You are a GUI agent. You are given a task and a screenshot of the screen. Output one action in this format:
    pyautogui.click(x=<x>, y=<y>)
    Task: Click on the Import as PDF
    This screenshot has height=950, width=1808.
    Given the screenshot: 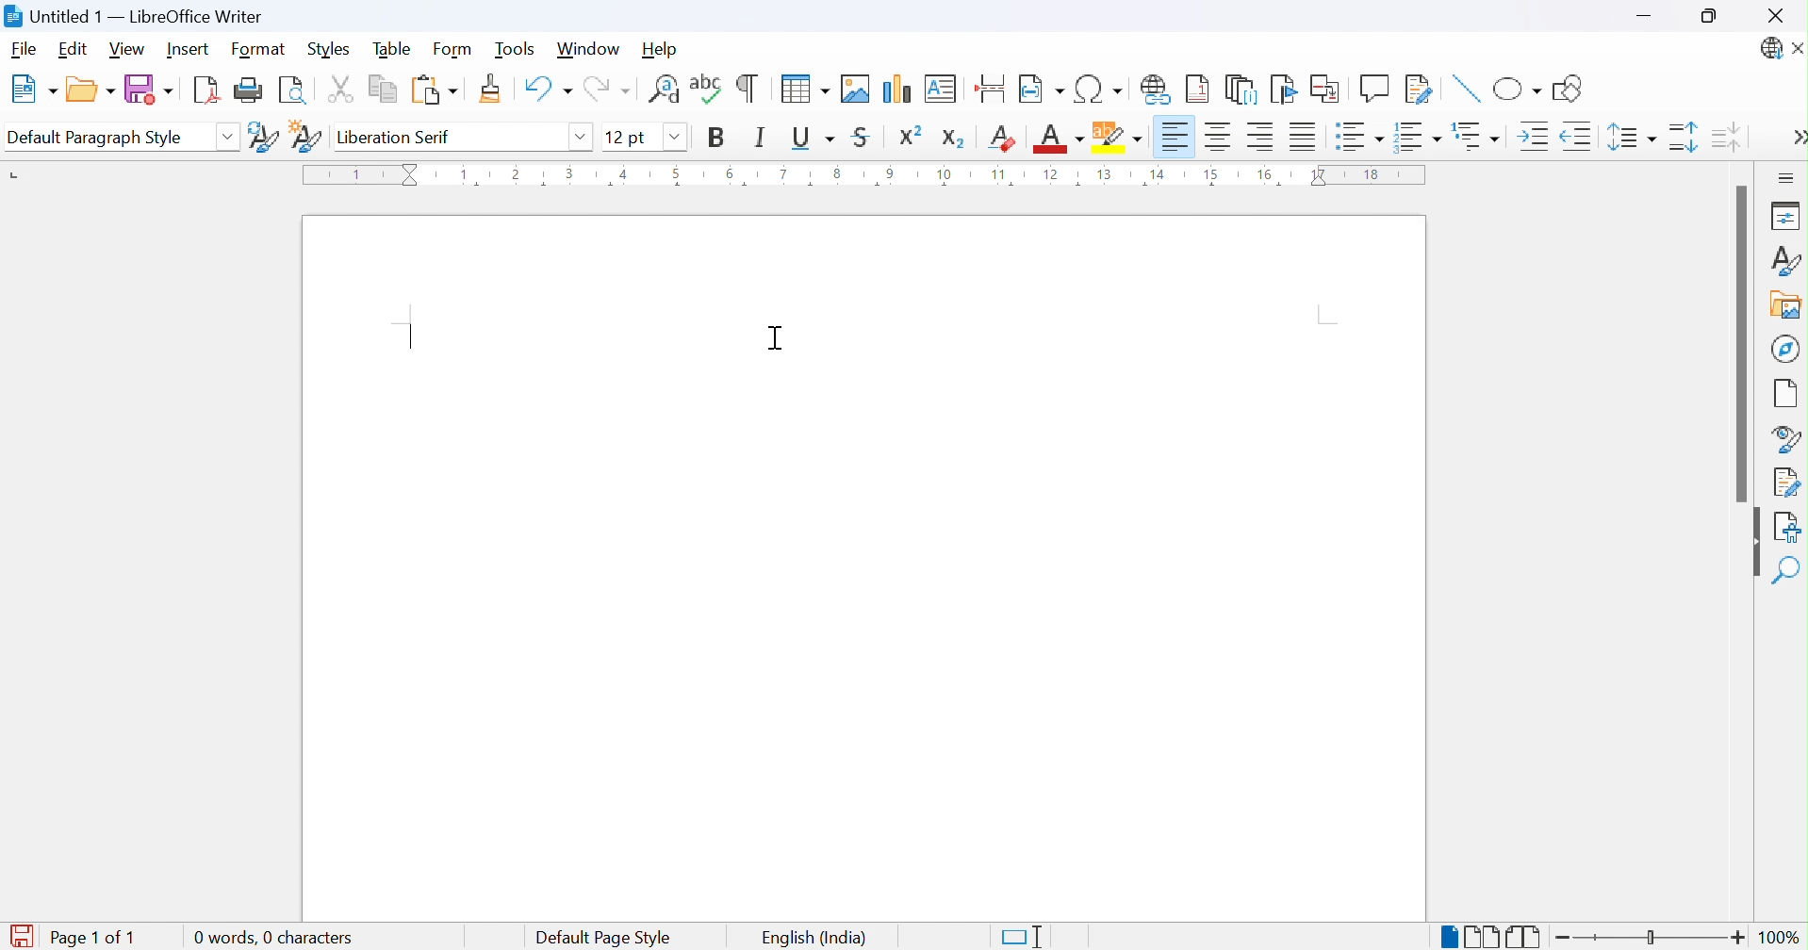 What is the action you would take?
    pyautogui.click(x=209, y=89)
    